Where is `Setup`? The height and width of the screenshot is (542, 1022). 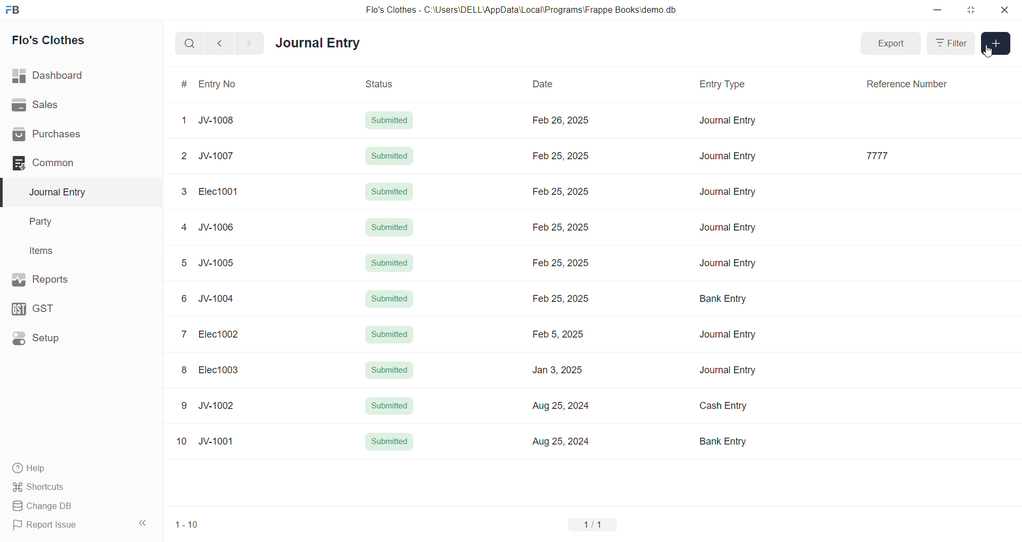 Setup is located at coordinates (61, 340).